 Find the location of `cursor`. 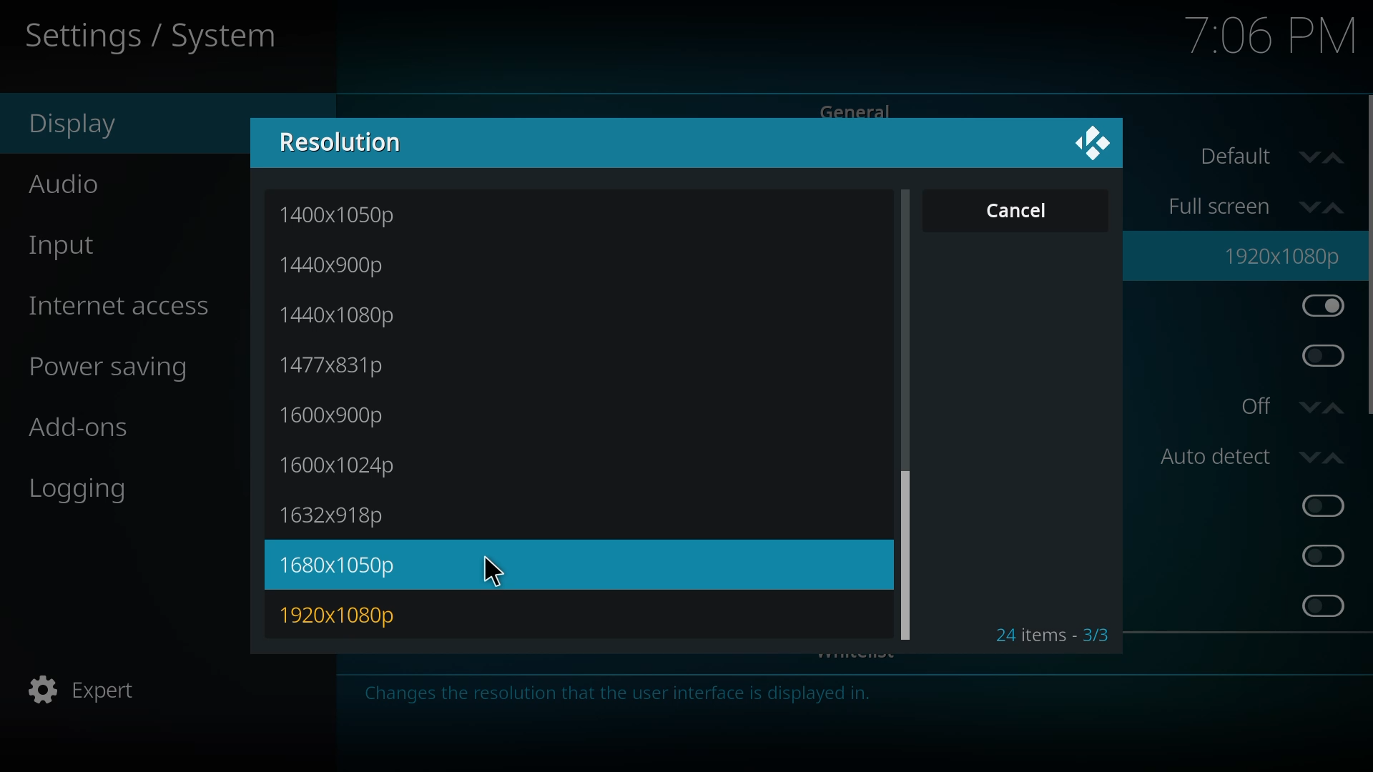

cursor is located at coordinates (494, 568).